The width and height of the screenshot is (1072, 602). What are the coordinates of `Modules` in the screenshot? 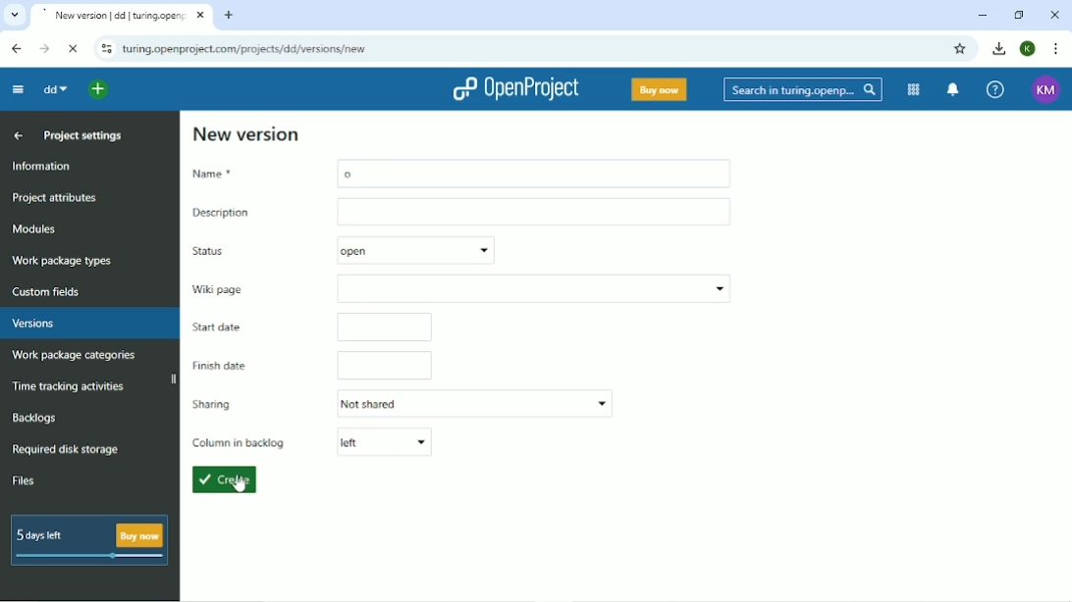 It's located at (35, 228).